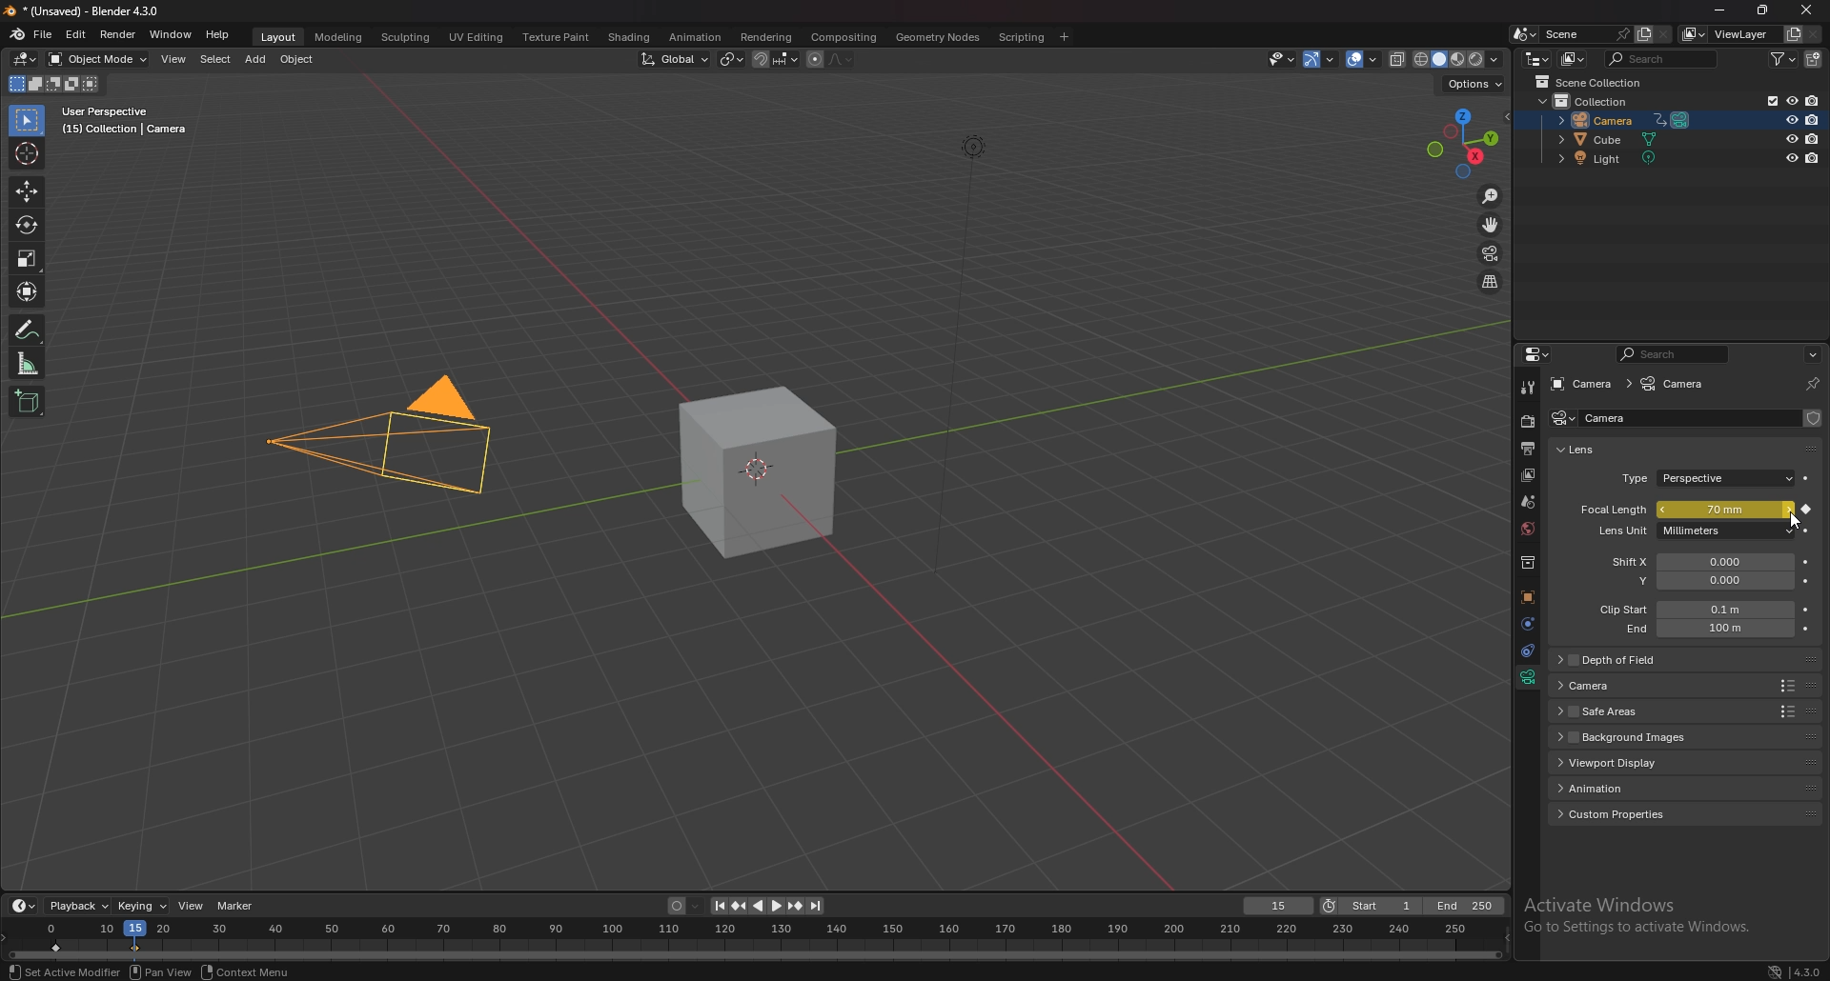  I want to click on minimize, so click(1722, 11).